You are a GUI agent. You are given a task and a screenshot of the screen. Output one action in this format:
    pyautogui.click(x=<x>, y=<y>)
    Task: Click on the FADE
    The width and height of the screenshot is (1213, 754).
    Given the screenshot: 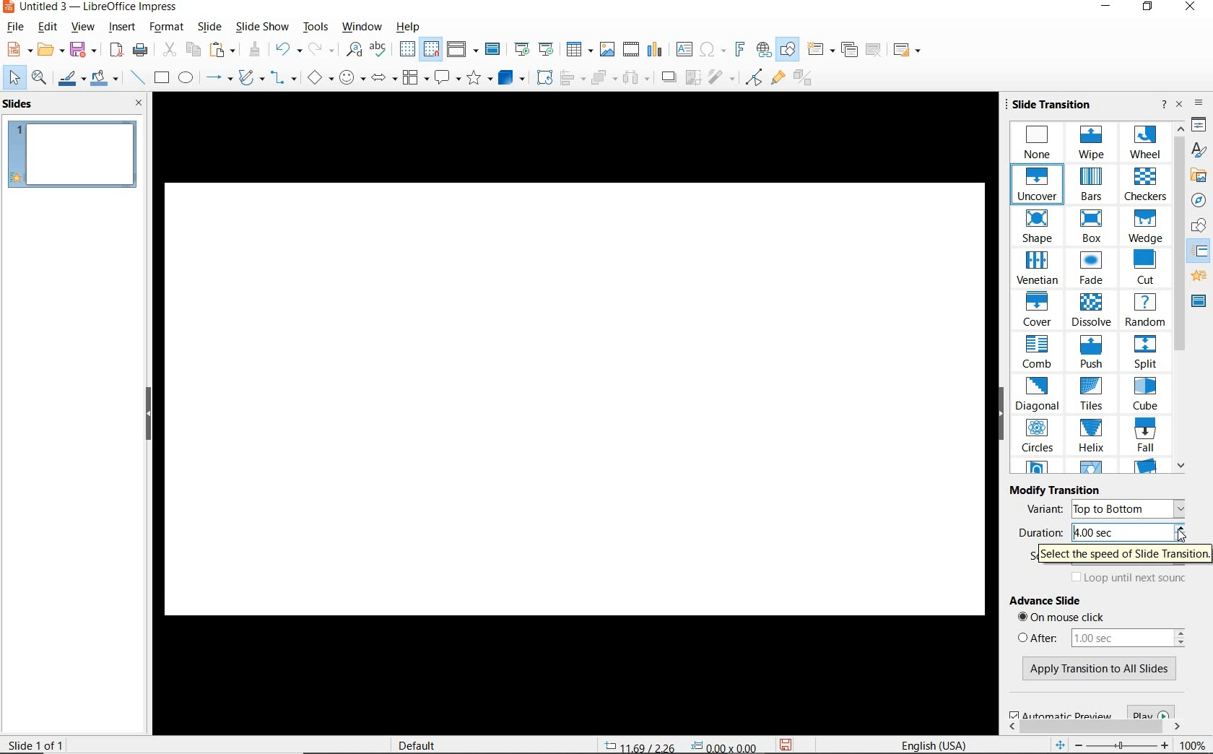 What is the action you would take?
    pyautogui.click(x=1090, y=269)
    